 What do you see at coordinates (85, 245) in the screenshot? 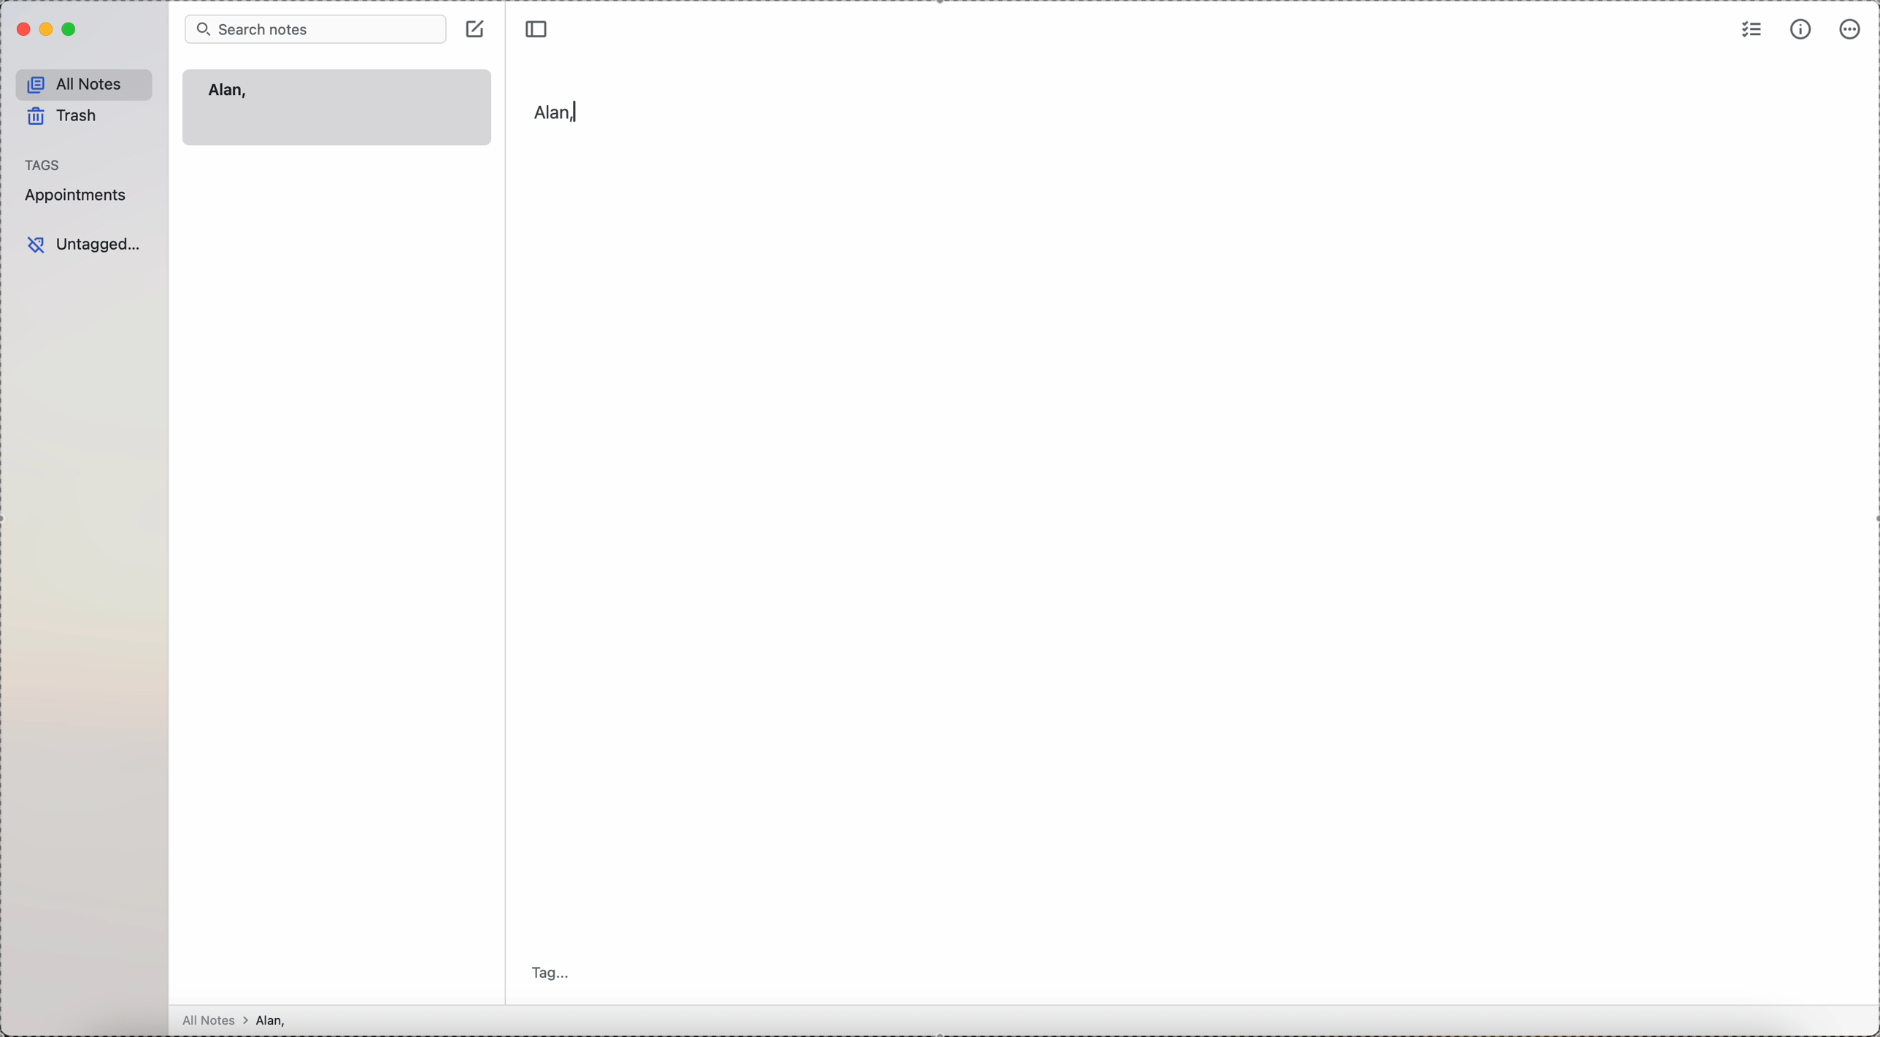
I see `untagged` at bounding box center [85, 245].